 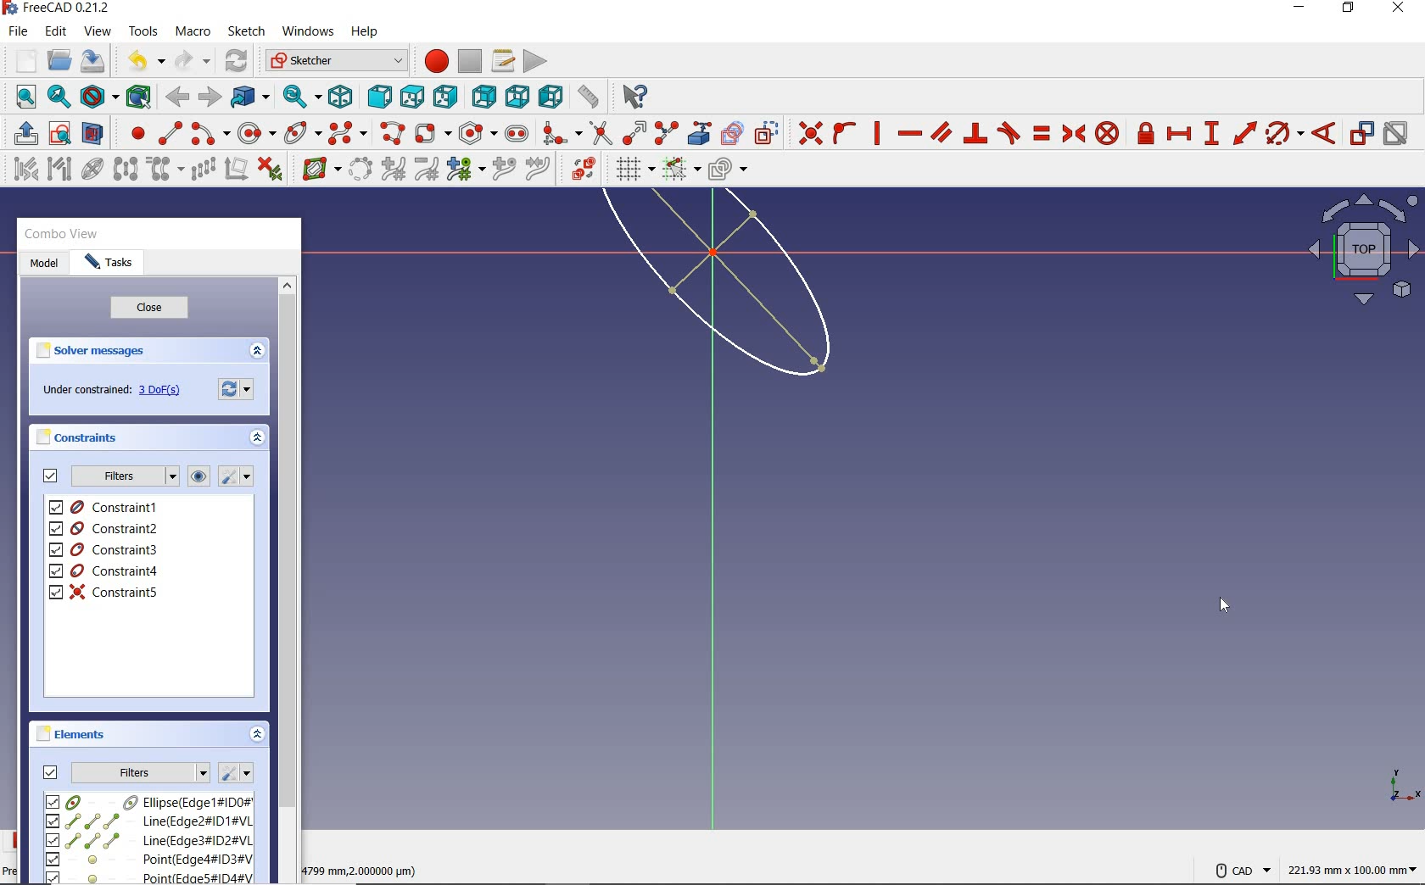 I want to click on element5, so click(x=150, y=877).